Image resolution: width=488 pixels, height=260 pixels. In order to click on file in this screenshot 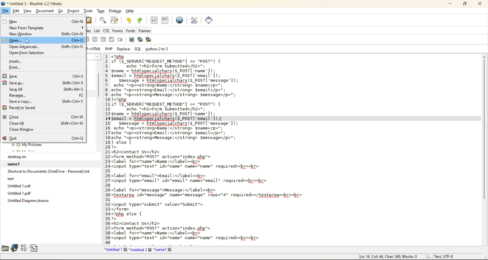, I will do `click(6, 11)`.